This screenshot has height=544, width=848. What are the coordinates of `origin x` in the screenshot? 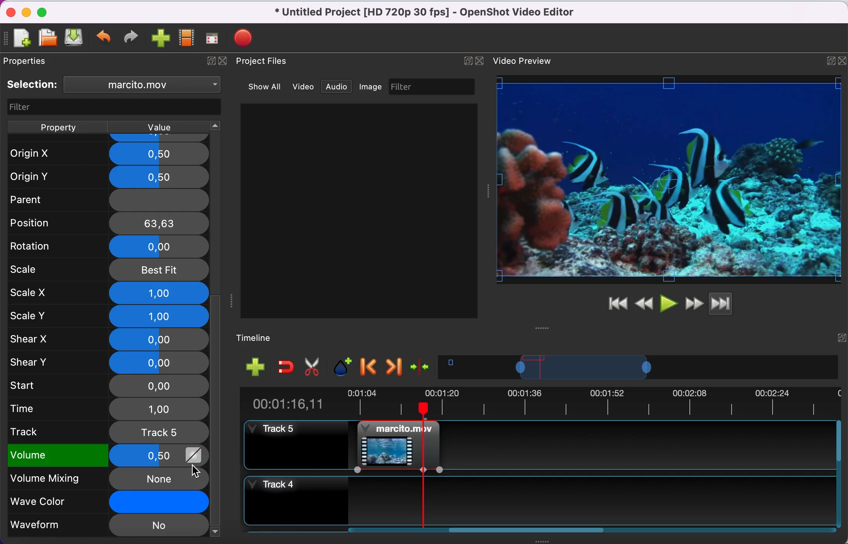 It's located at (106, 151).